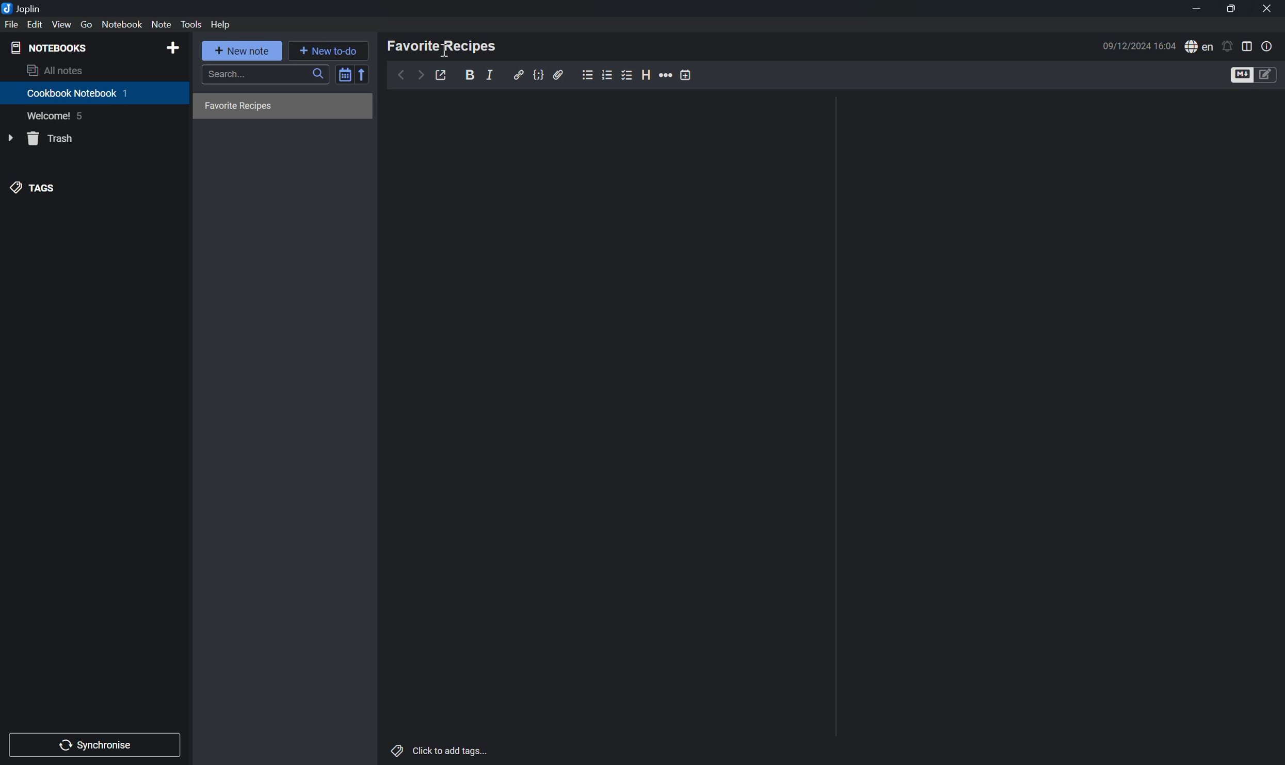 This screenshot has height=765, width=1285. What do you see at coordinates (264, 74) in the screenshot?
I see `Search` at bounding box center [264, 74].